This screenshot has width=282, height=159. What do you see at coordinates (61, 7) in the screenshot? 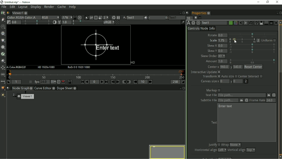
I see `Cache` at bounding box center [61, 7].